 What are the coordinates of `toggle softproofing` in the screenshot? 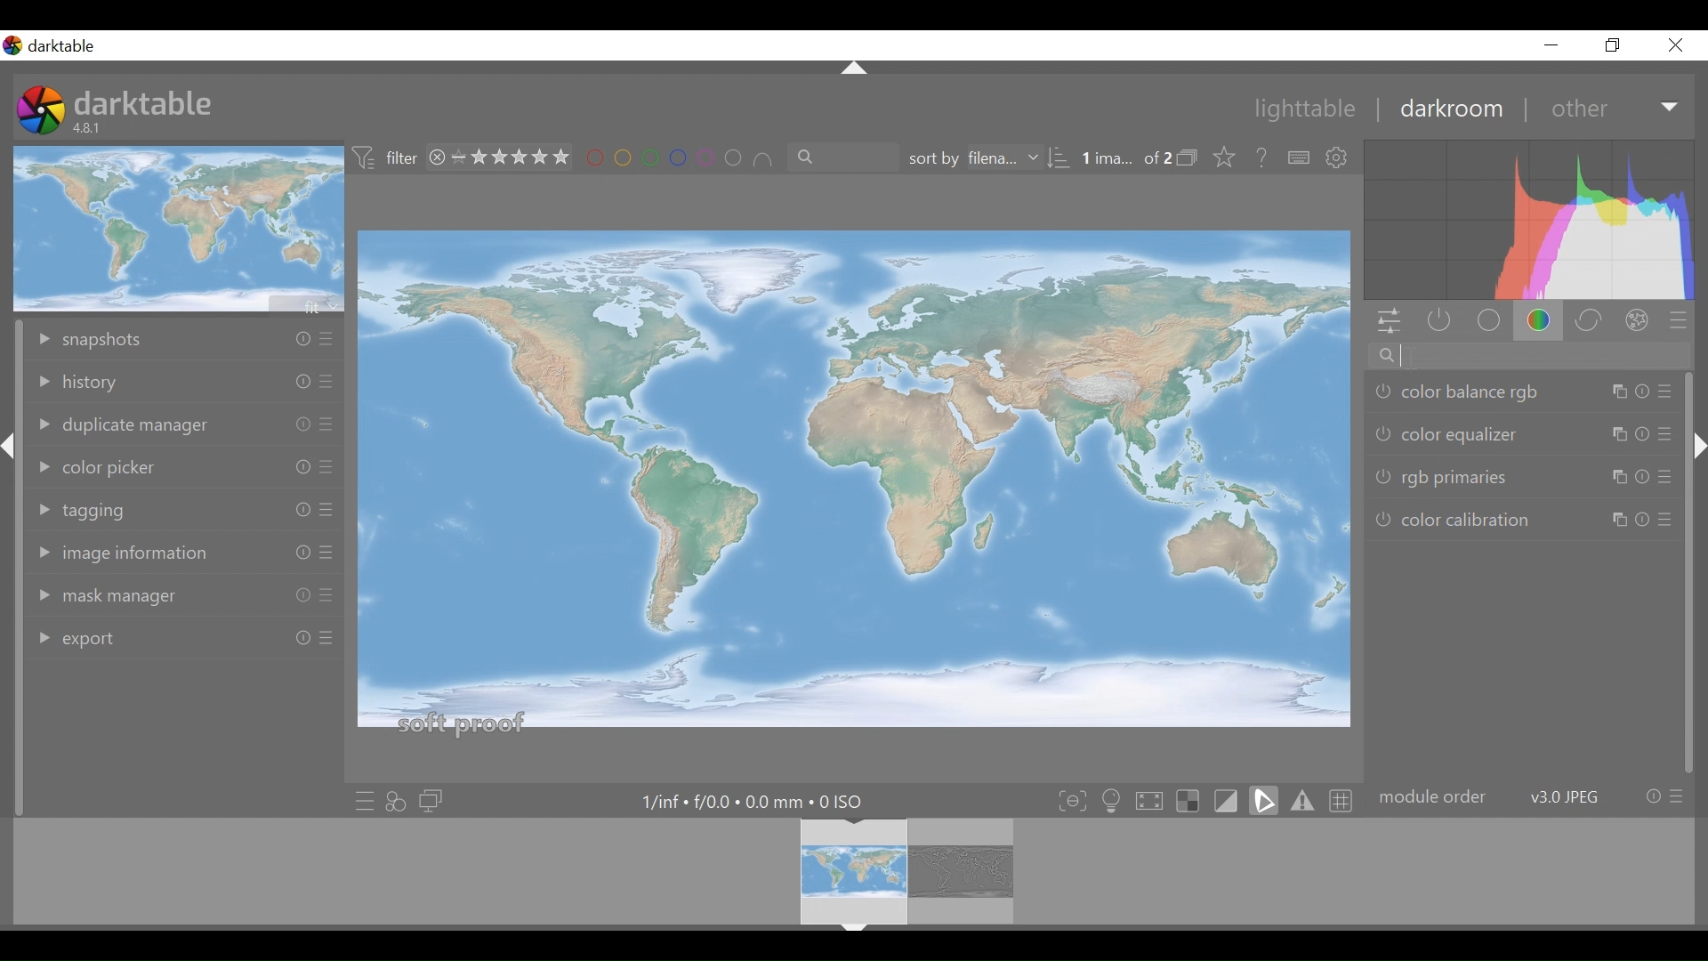 It's located at (1266, 800).